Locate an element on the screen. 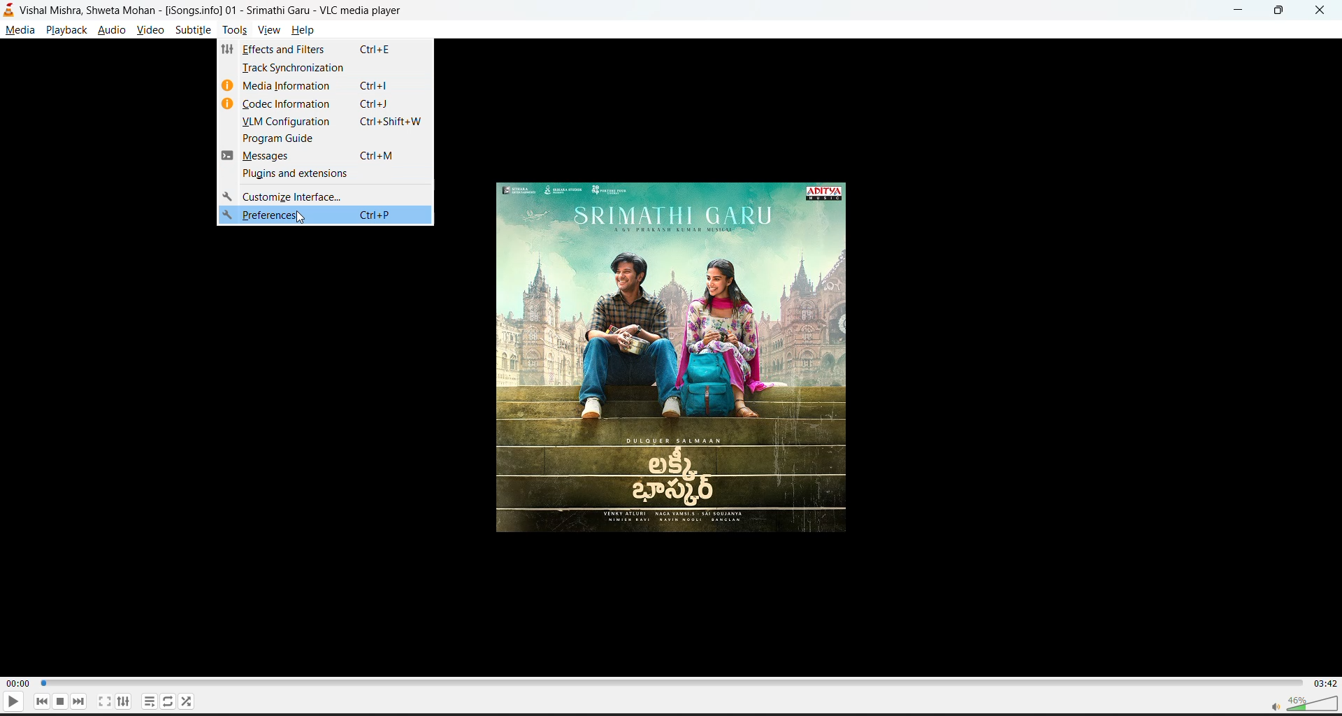 The height and width of the screenshot is (716, 1342). track synchronization is located at coordinates (328, 68).